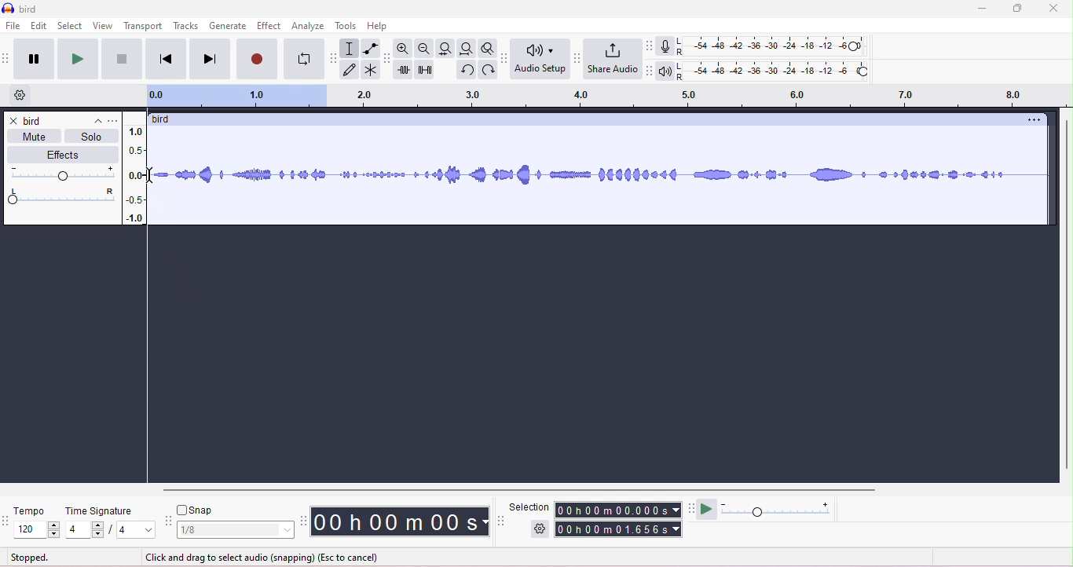 The height and width of the screenshot is (567, 1073). What do you see at coordinates (163, 122) in the screenshot?
I see `track title` at bounding box center [163, 122].